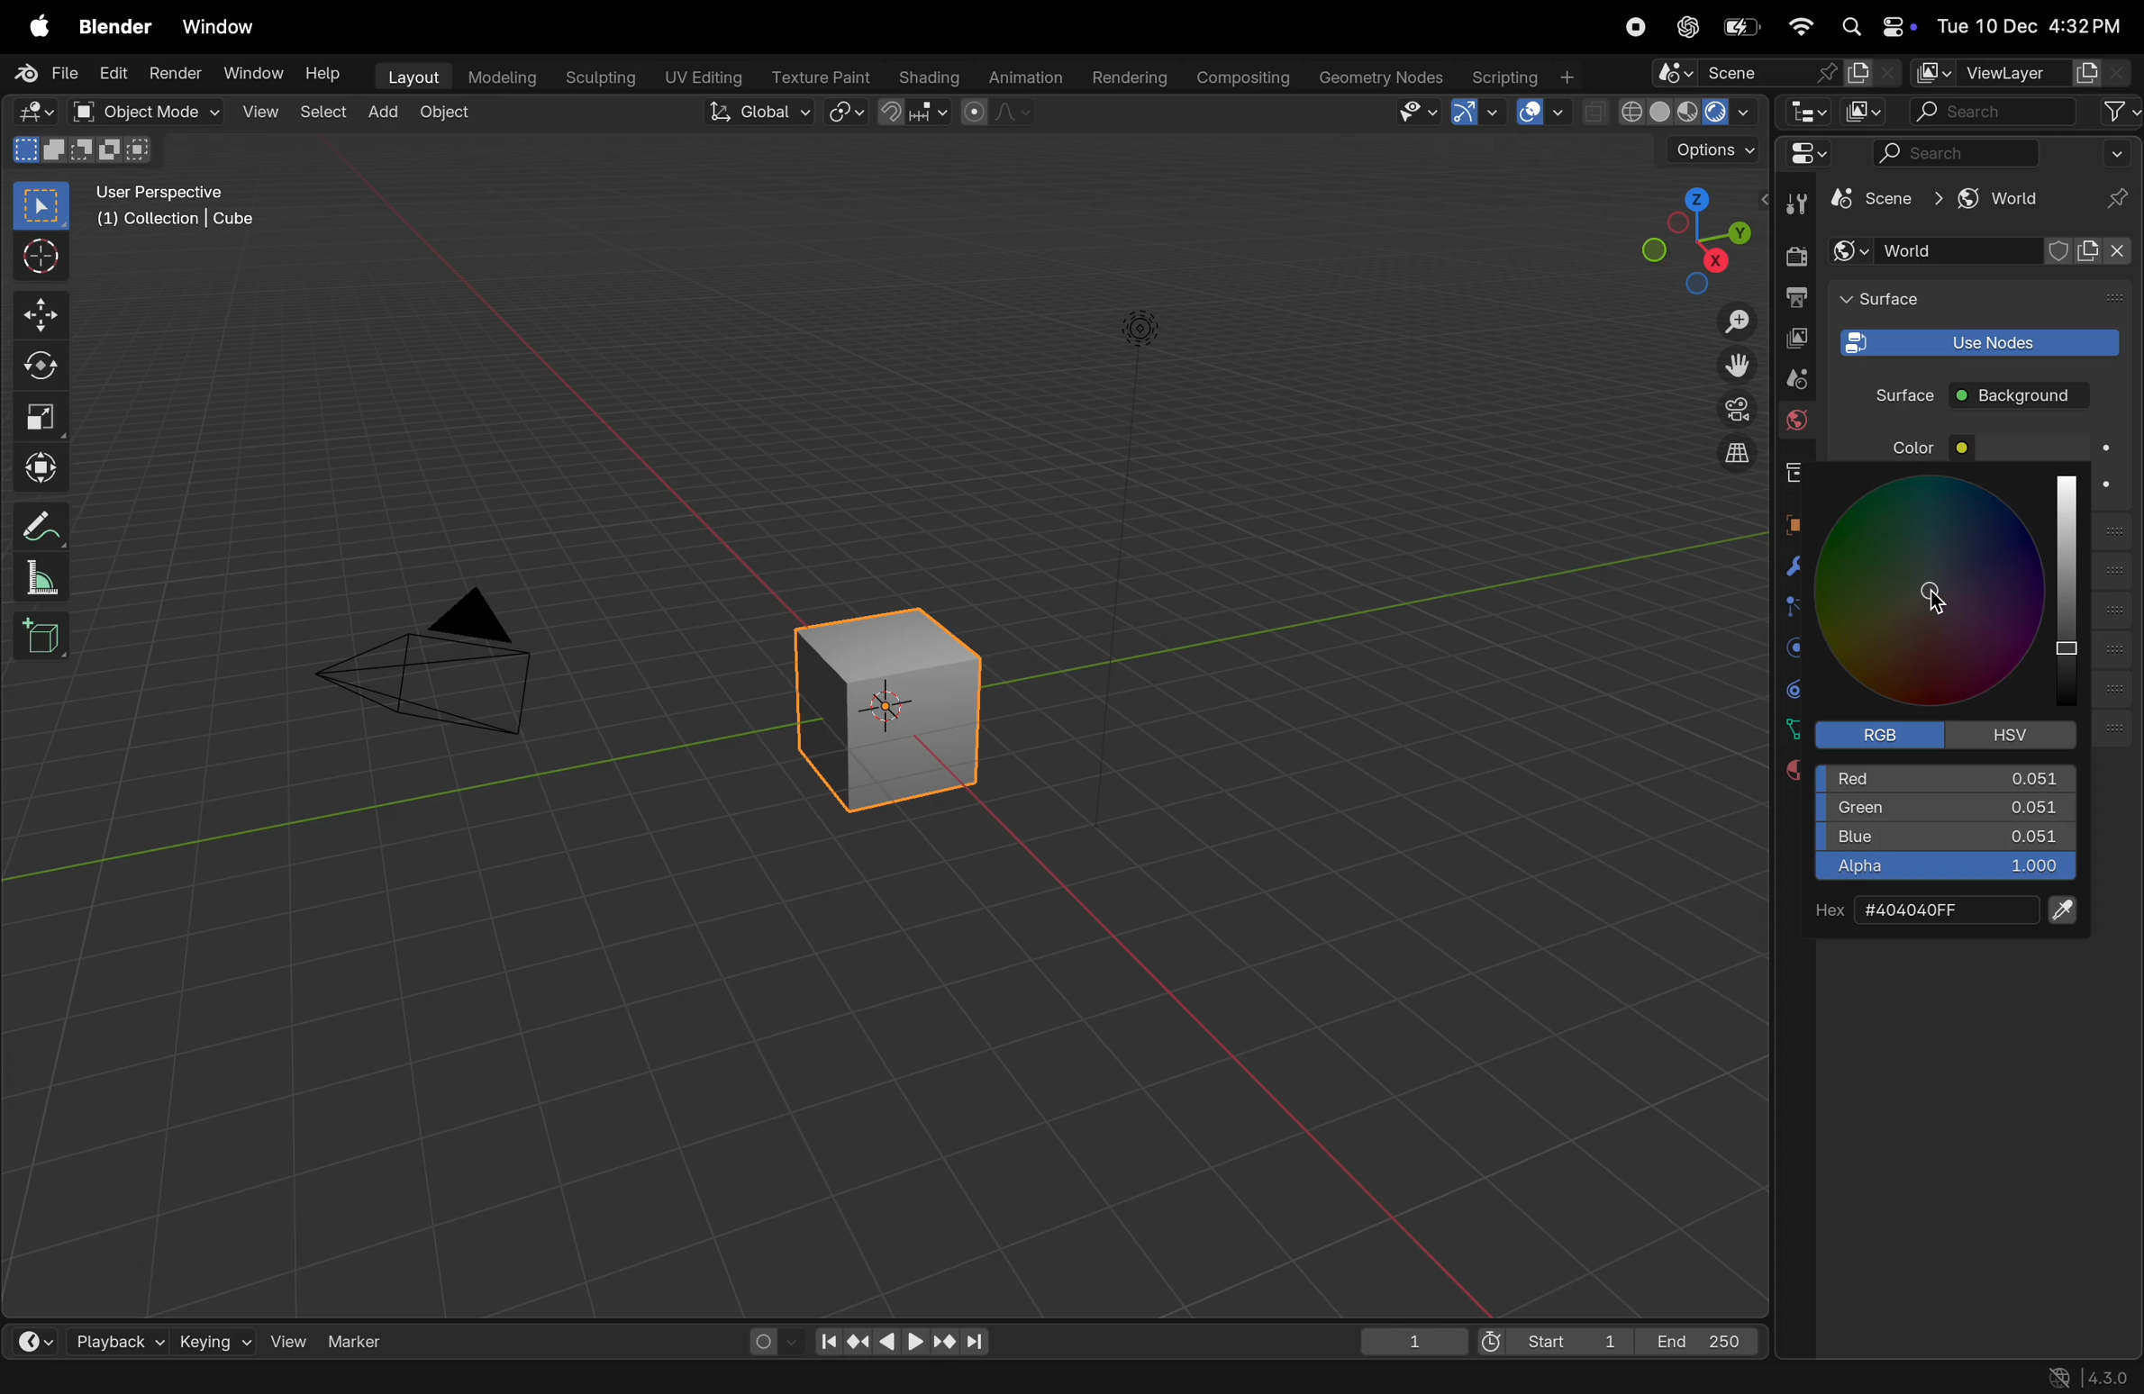 The width and height of the screenshot is (2144, 1394). What do you see at coordinates (1781, 772) in the screenshot?
I see `material` at bounding box center [1781, 772].